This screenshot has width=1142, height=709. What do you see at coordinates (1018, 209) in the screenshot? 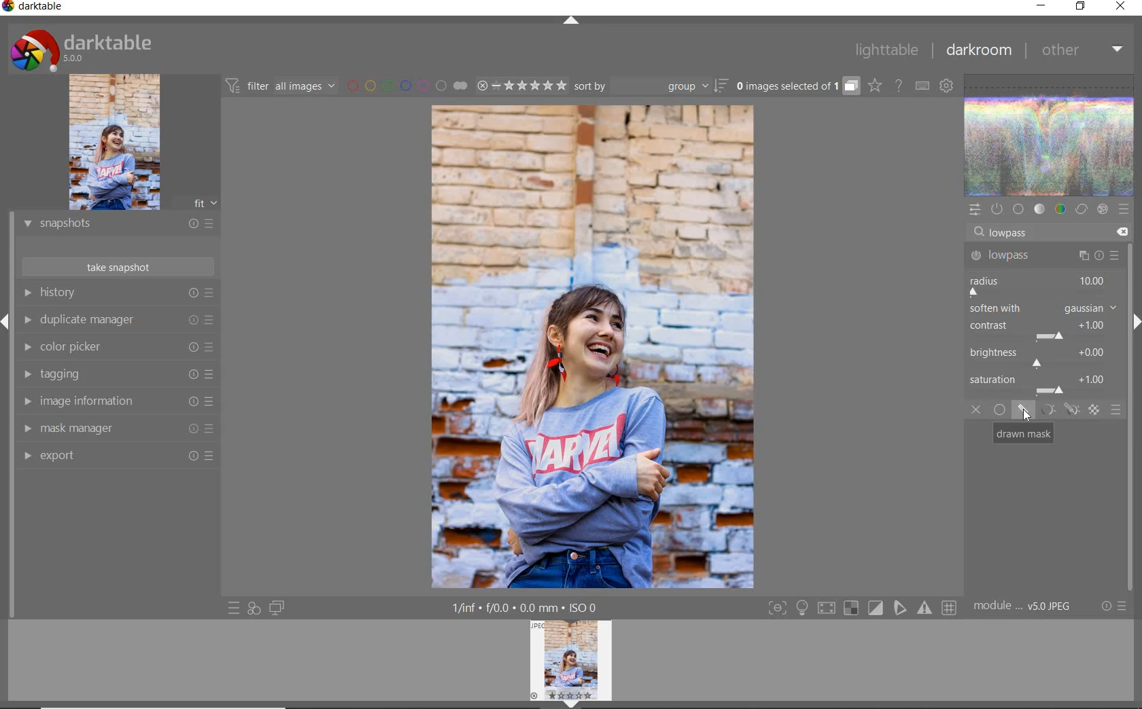
I see `base` at bounding box center [1018, 209].